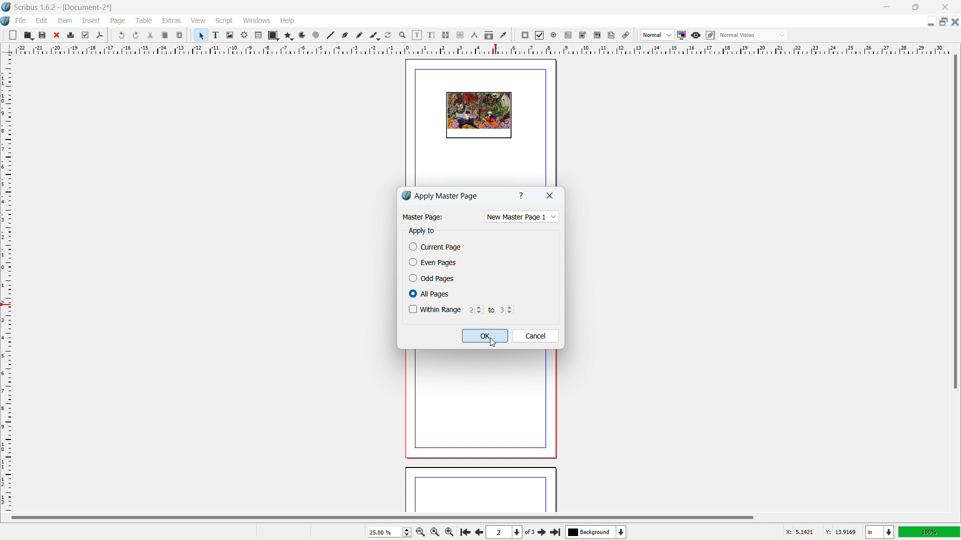  I want to click on minimize window, so click(885, 7).